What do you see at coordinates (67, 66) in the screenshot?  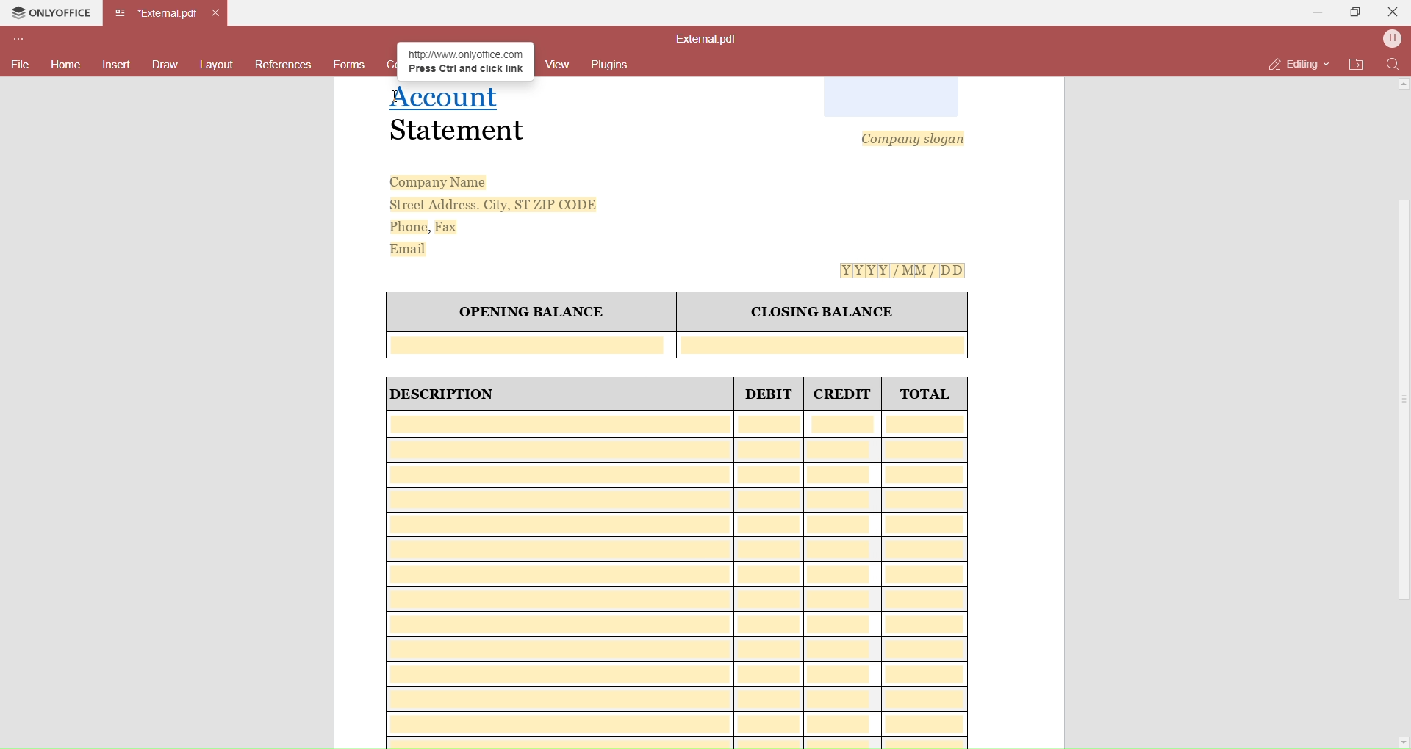 I see `Home` at bounding box center [67, 66].